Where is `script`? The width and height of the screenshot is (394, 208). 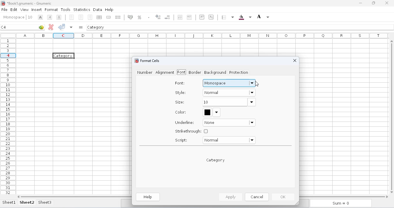 script is located at coordinates (181, 140).